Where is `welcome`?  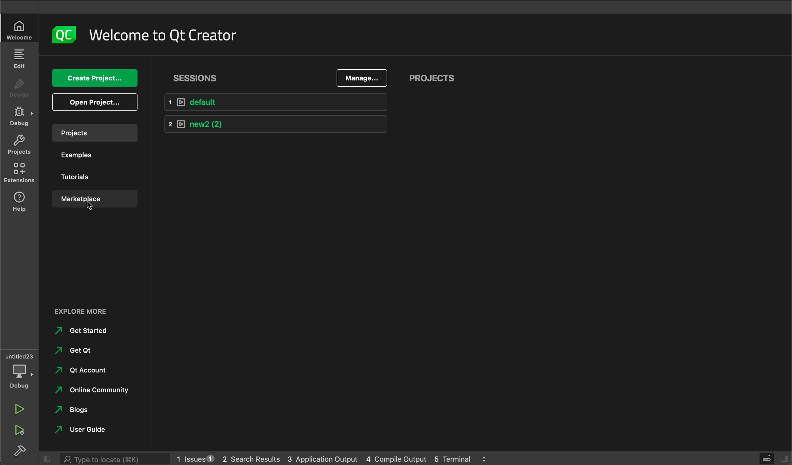
welcome is located at coordinates (167, 35).